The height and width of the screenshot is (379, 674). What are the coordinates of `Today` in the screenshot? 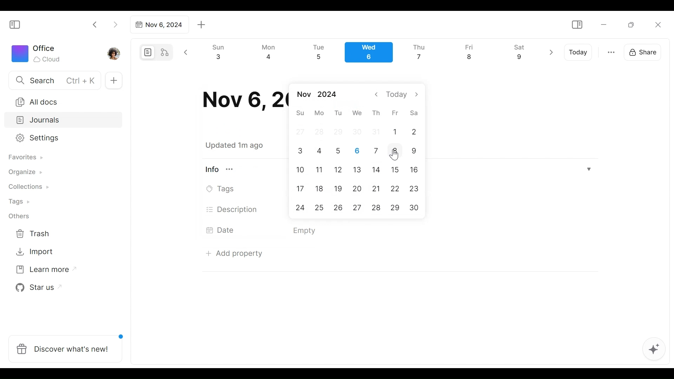 It's located at (579, 52).